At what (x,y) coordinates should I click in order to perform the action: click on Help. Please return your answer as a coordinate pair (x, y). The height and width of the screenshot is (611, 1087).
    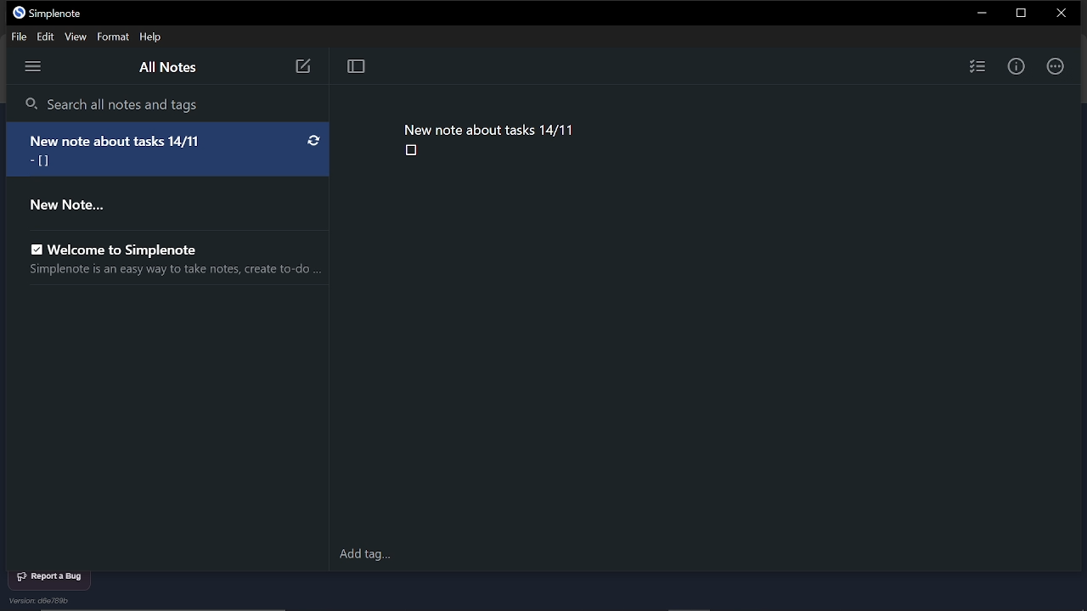
    Looking at the image, I should click on (153, 37).